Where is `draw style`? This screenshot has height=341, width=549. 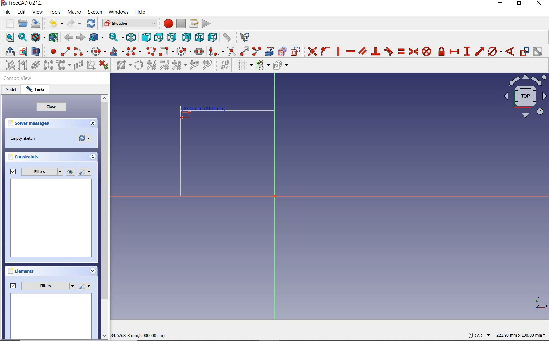
draw style is located at coordinates (38, 37).